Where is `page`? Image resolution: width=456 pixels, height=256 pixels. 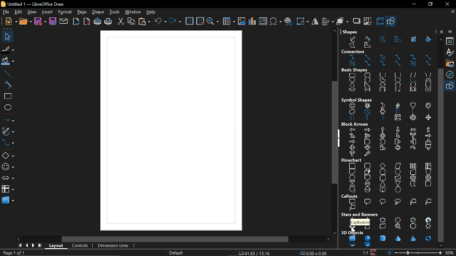 page is located at coordinates (82, 12).